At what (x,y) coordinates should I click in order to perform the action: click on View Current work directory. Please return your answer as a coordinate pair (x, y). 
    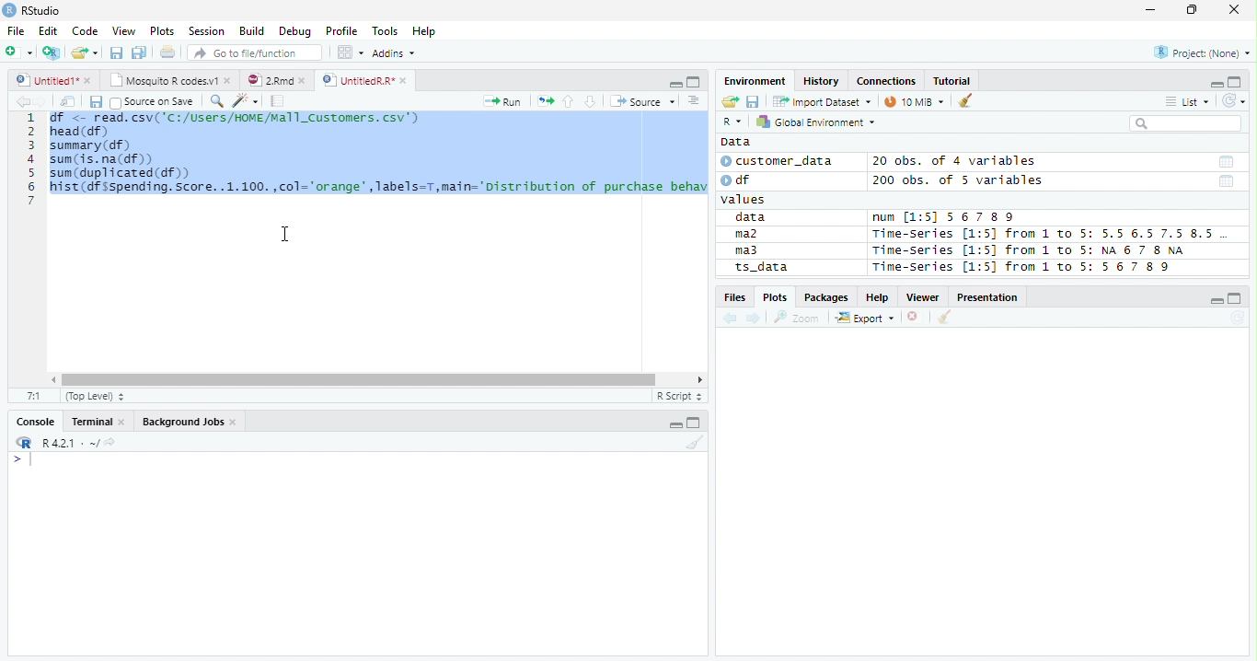
    Looking at the image, I should click on (111, 442).